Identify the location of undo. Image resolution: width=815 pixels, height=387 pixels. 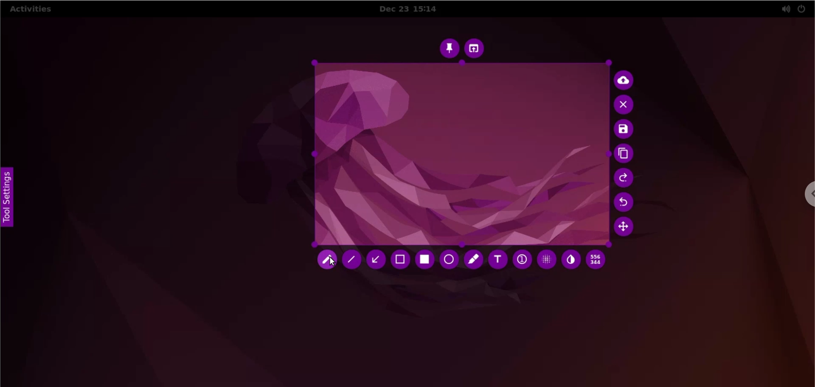
(626, 202).